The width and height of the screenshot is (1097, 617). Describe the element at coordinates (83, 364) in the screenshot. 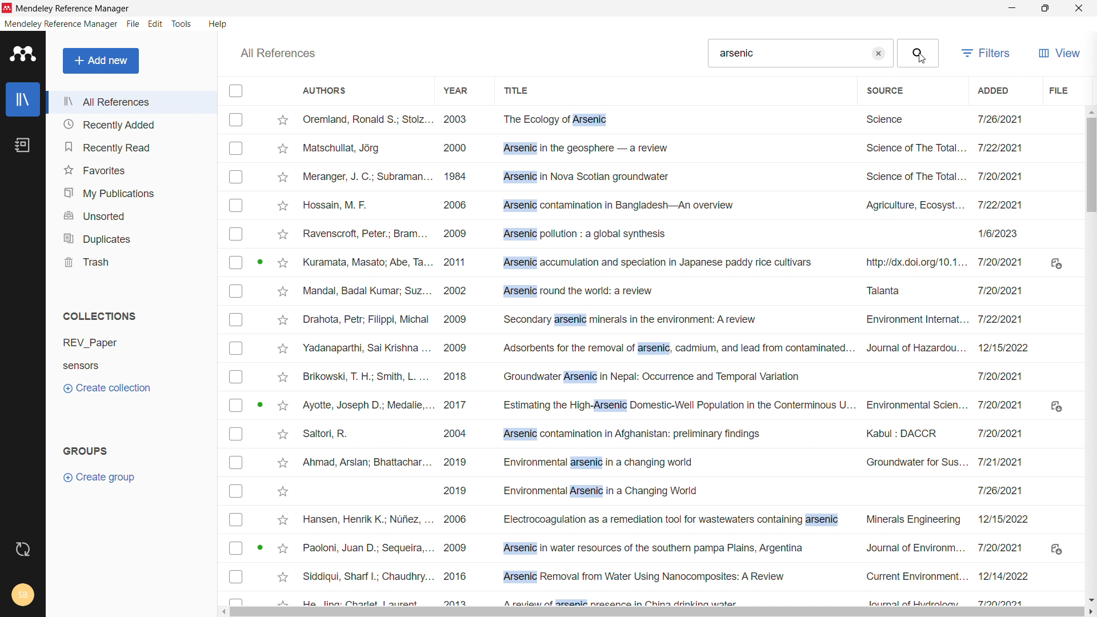

I see `Sensors` at that location.